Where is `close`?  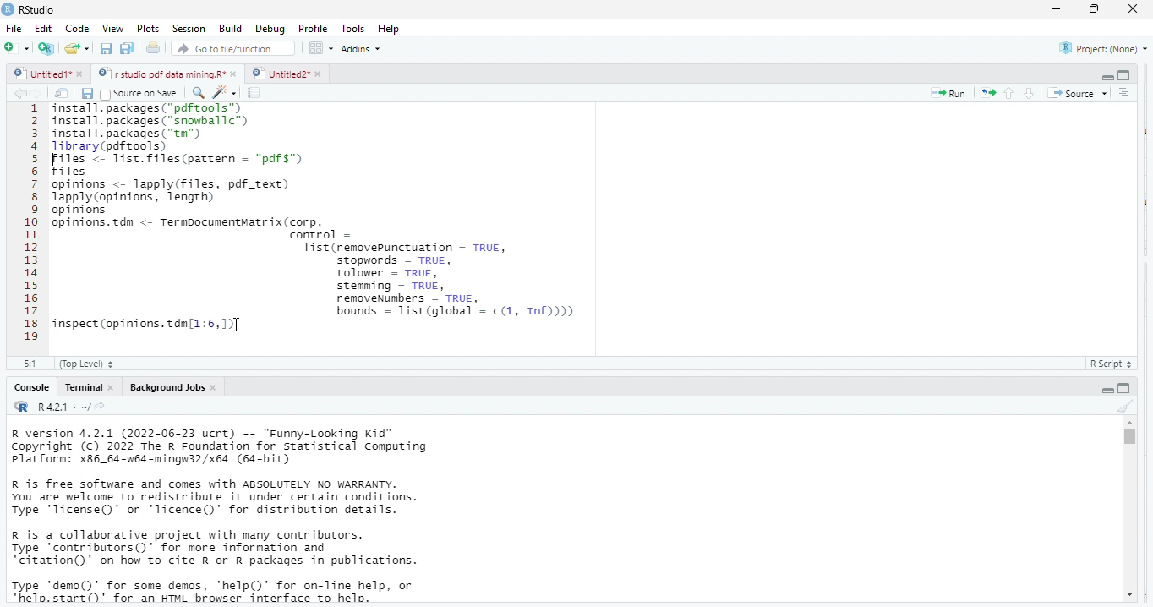 close is located at coordinates (112, 387).